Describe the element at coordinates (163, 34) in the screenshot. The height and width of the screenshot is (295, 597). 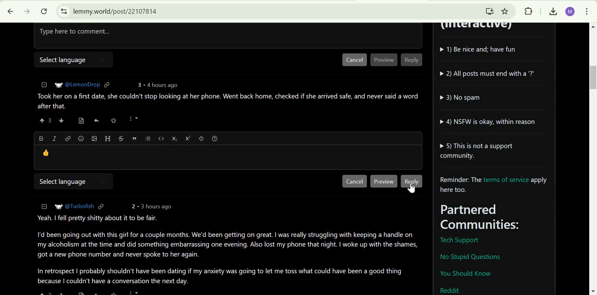
I see `Type here to comment...` at that location.